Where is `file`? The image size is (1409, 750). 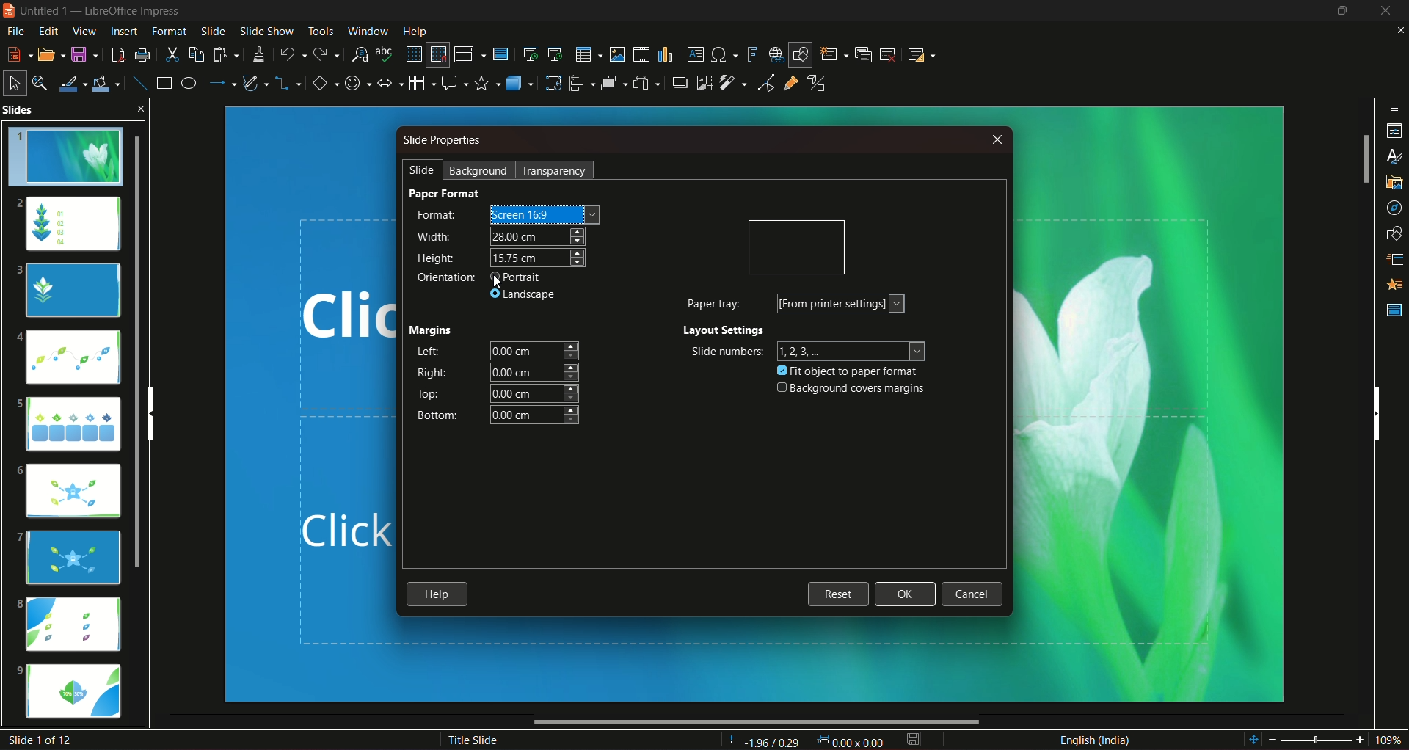 file is located at coordinates (17, 31).